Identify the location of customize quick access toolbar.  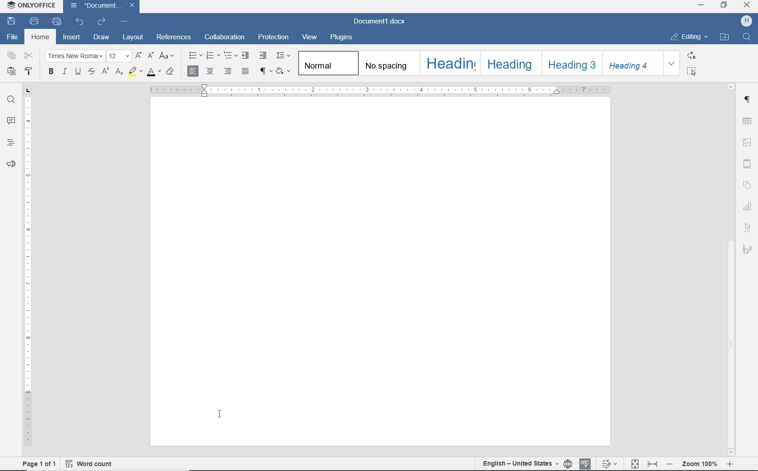
(124, 22).